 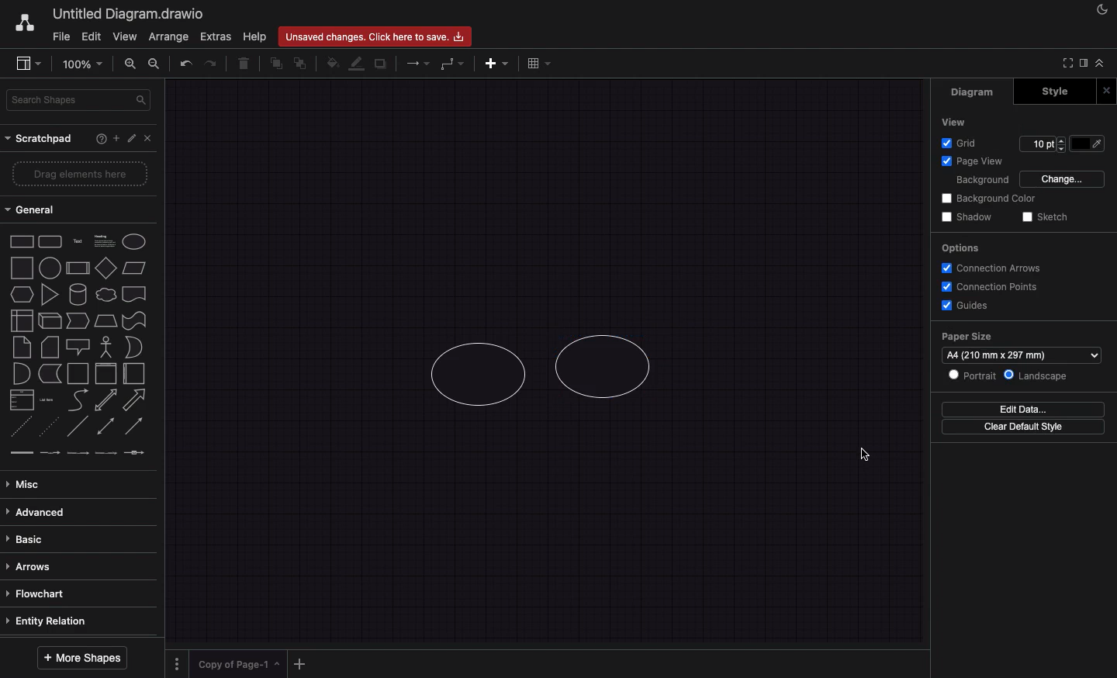 What do you see at coordinates (79, 240) in the screenshot?
I see `text` at bounding box center [79, 240].